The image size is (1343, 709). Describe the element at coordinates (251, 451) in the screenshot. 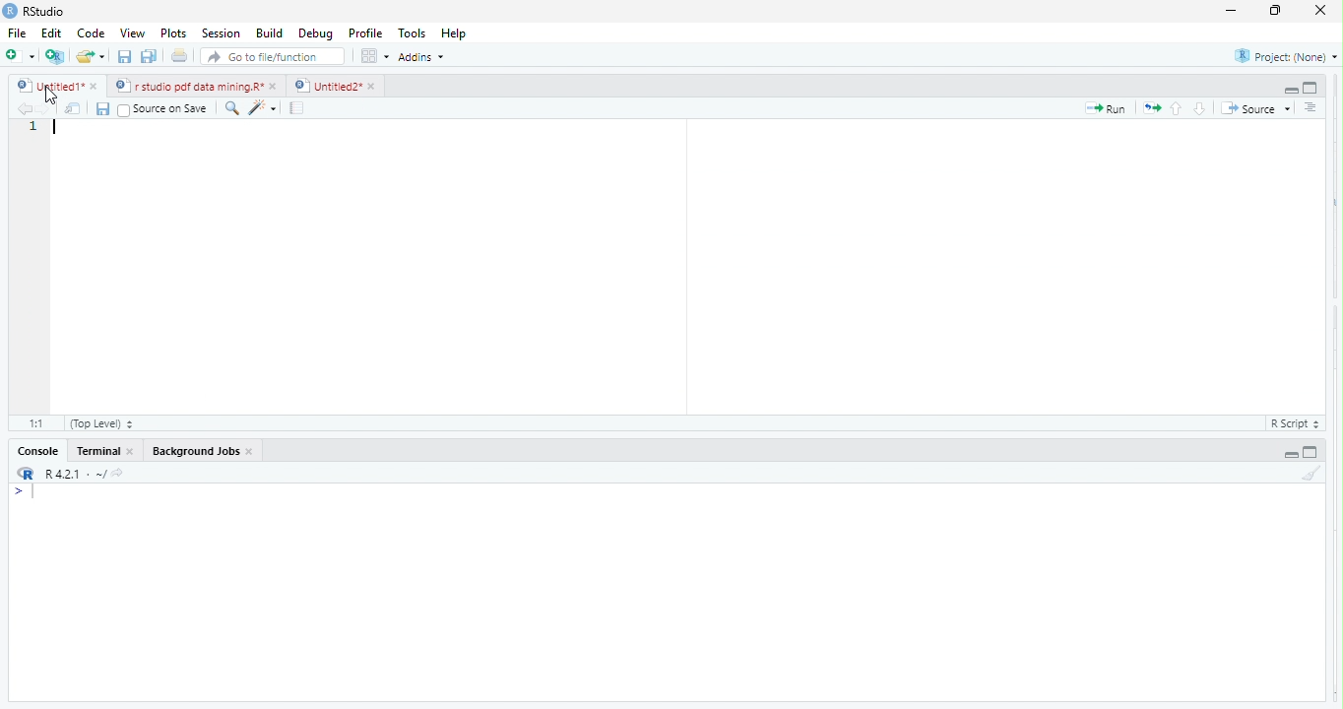

I see `close` at that location.